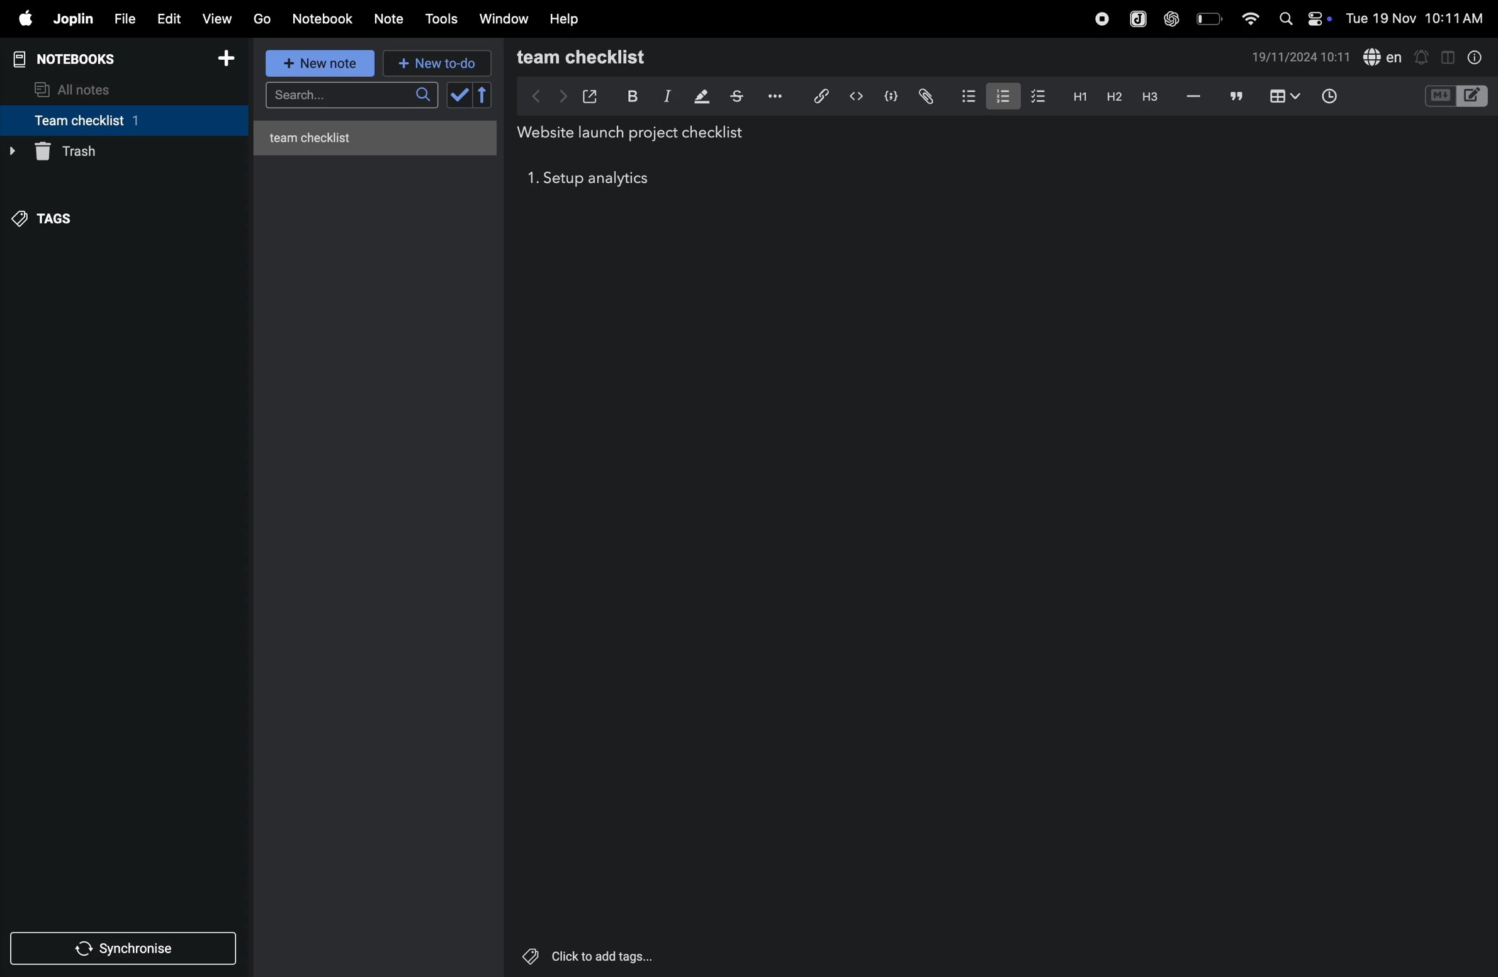 The height and width of the screenshot is (977, 1498). Describe the element at coordinates (262, 20) in the screenshot. I see `go` at that location.